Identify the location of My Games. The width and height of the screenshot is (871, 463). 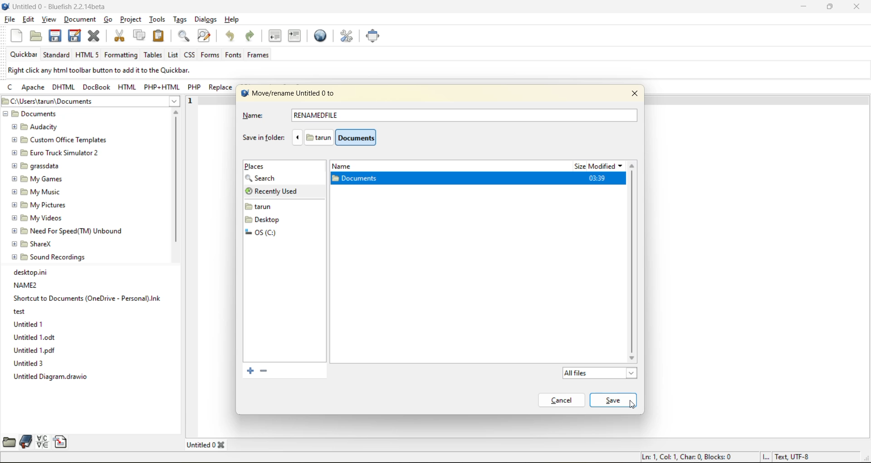
(39, 178).